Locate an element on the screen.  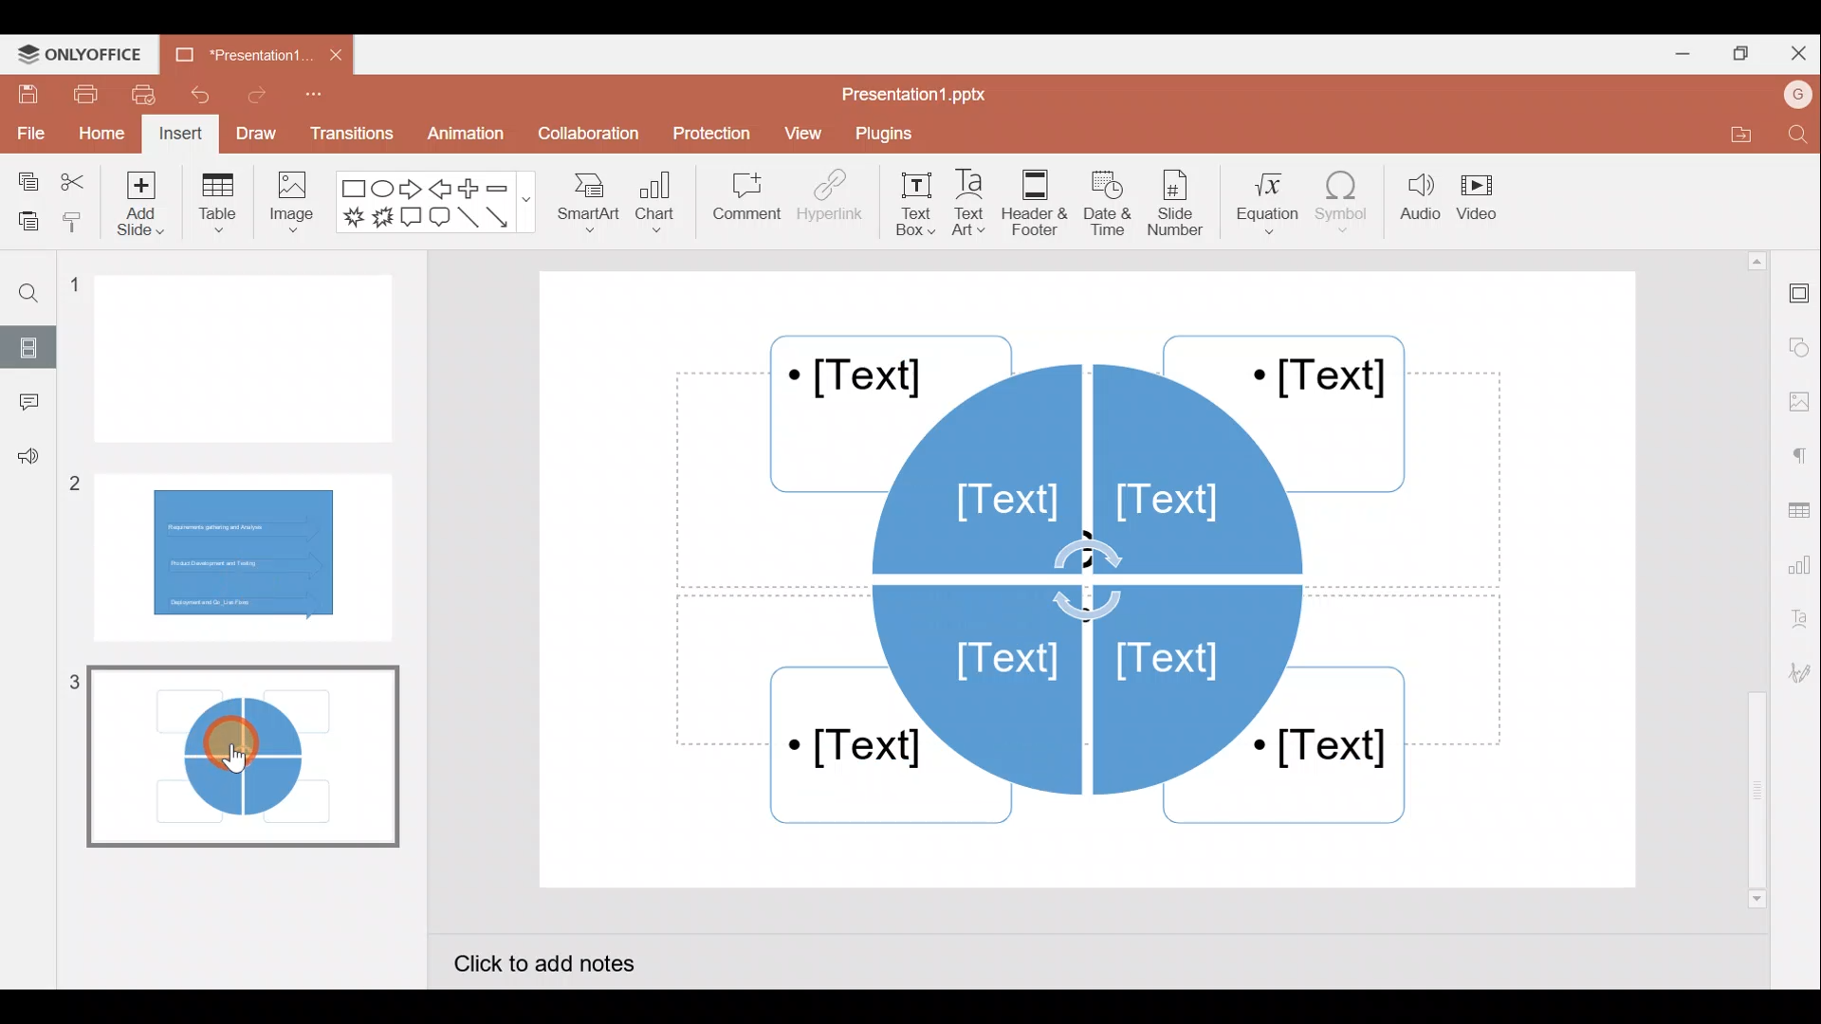
Cursor on slide 3 is located at coordinates (229, 744).